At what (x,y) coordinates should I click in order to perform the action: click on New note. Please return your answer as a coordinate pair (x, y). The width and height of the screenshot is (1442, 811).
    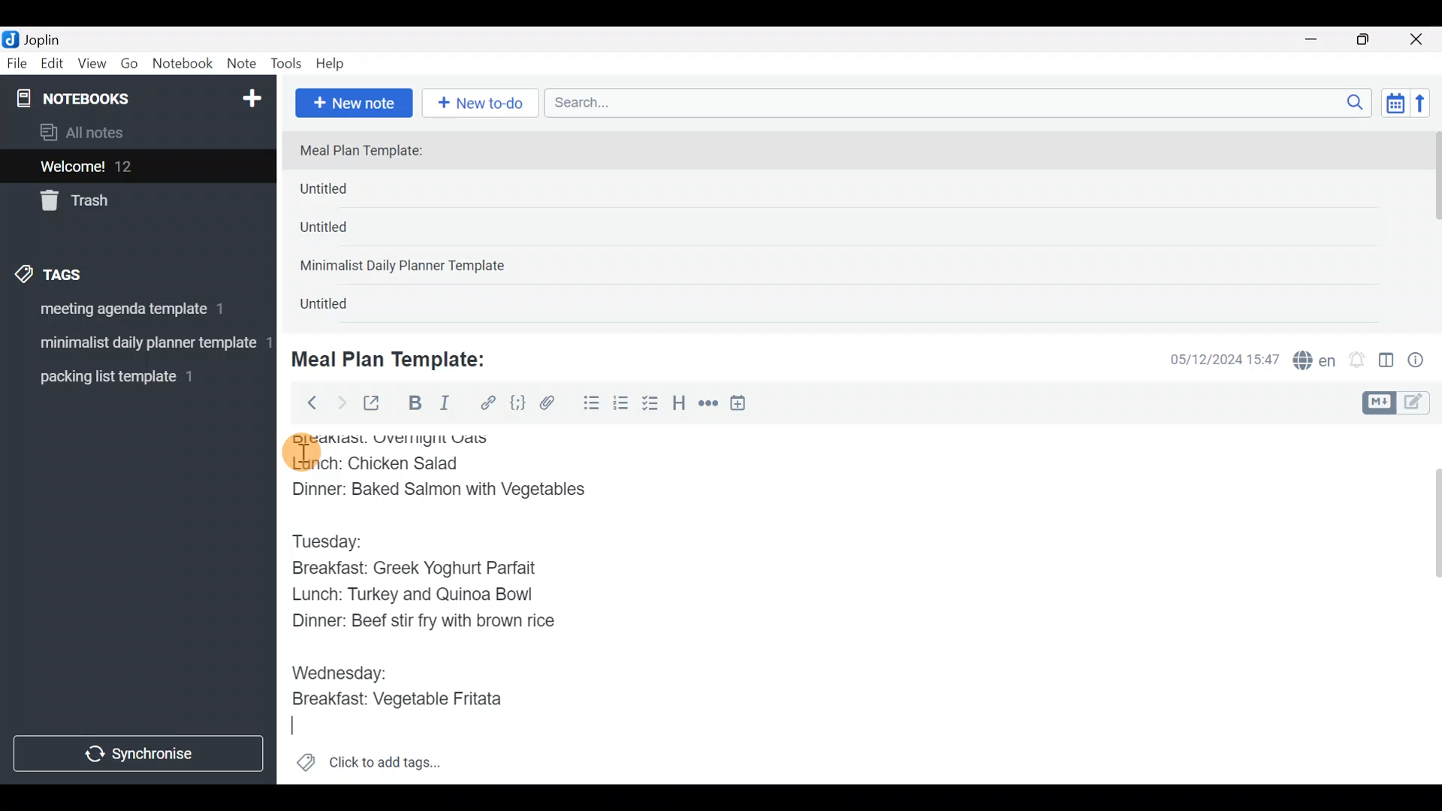
    Looking at the image, I should click on (352, 101).